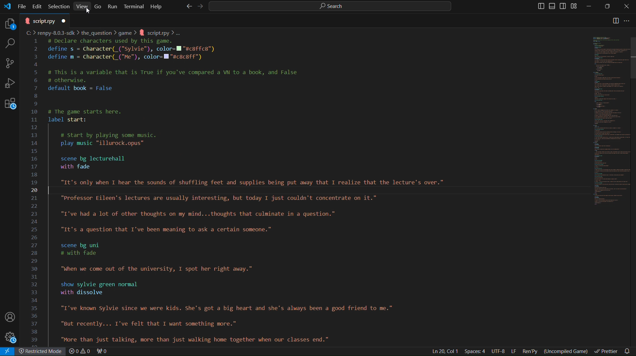 This screenshot has width=636, height=356. I want to click on Selection, so click(59, 6).